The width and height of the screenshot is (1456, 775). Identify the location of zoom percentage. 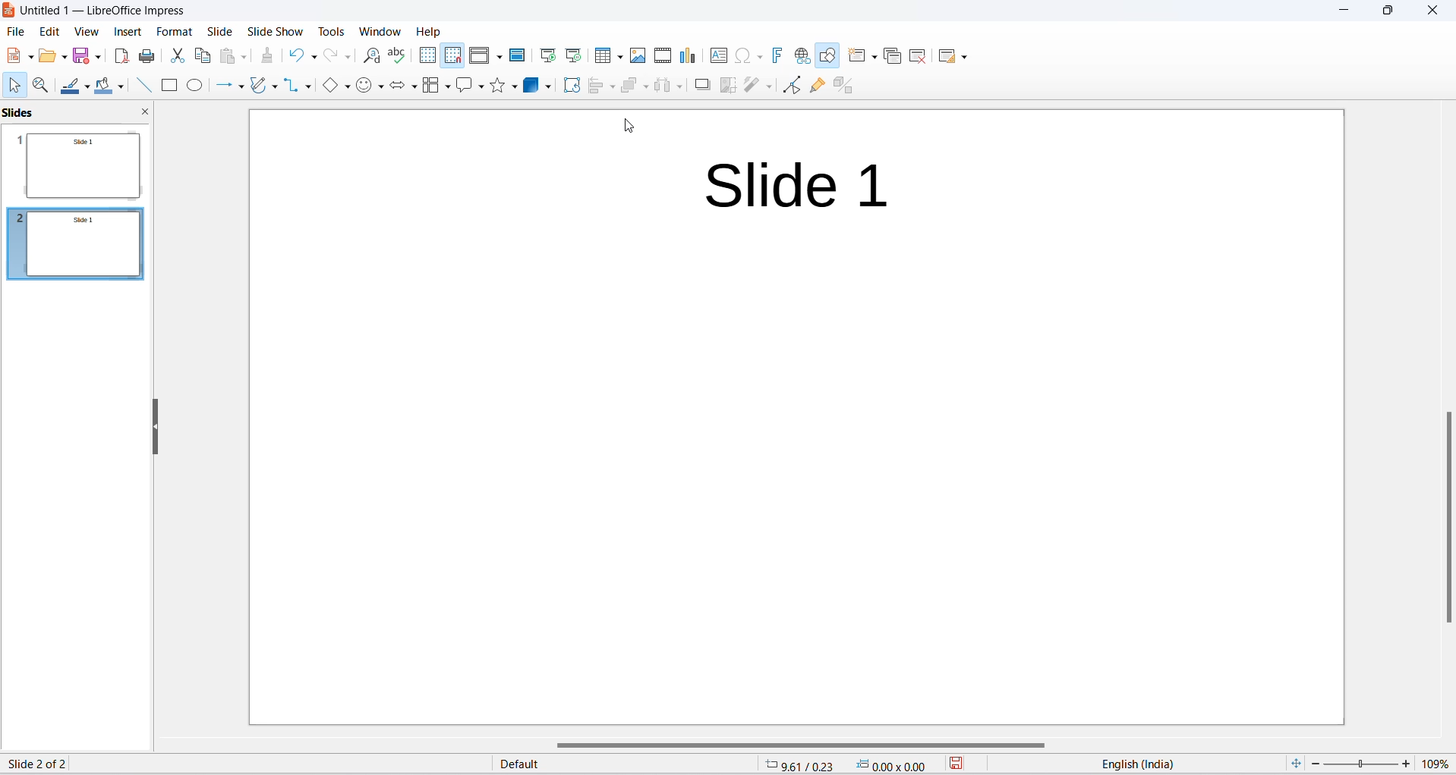
(1438, 764).